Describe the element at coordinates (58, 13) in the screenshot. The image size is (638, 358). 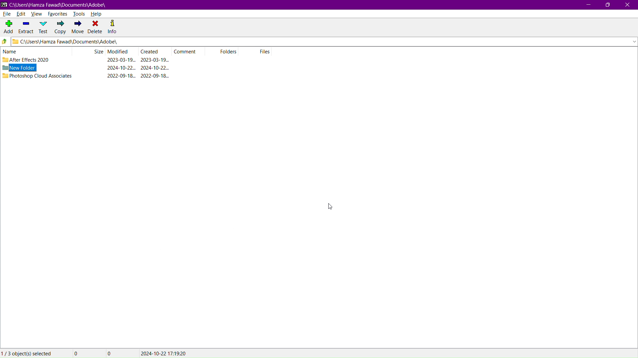
I see `Favorites` at that location.